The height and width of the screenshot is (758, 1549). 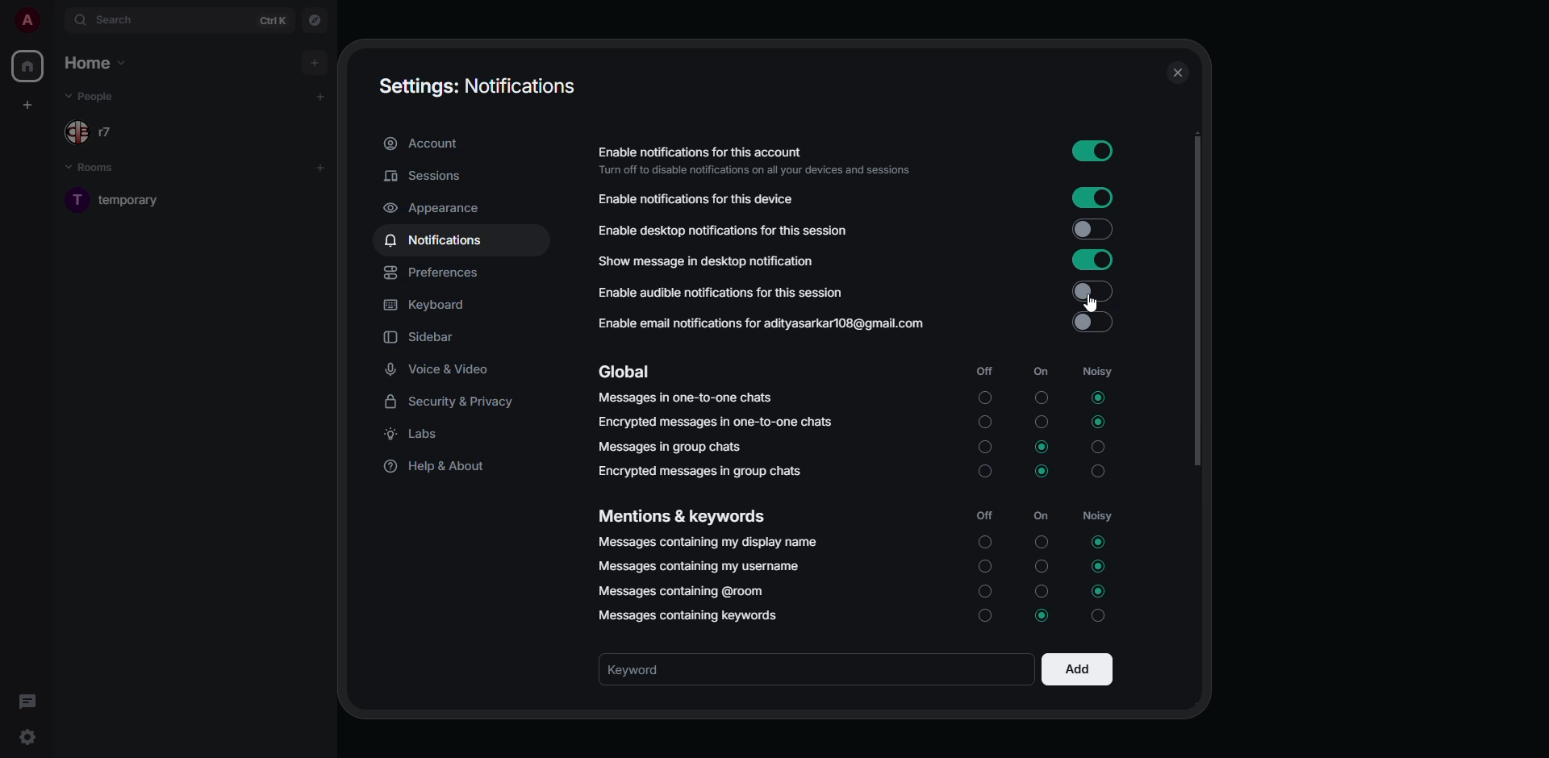 I want to click on create space, so click(x=27, y=104).